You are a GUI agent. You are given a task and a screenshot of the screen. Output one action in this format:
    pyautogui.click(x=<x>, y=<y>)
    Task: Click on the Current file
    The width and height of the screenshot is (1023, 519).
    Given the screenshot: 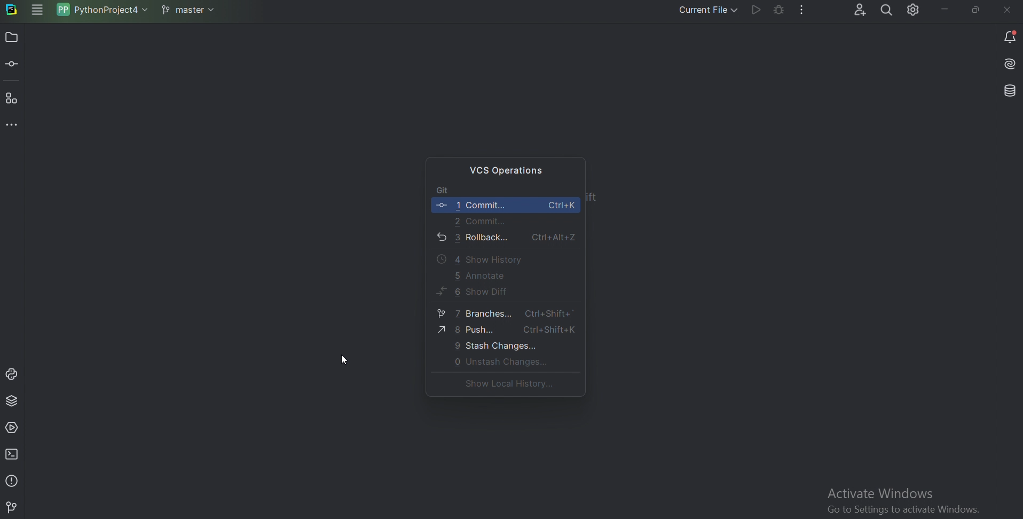 What is the action you would take?
    pyautogui.click(x=701, y=10)
    